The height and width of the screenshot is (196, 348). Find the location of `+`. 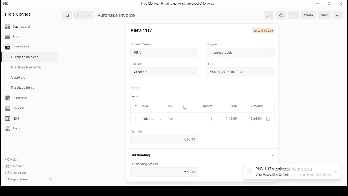

+ is located at coordinates (136, 119).